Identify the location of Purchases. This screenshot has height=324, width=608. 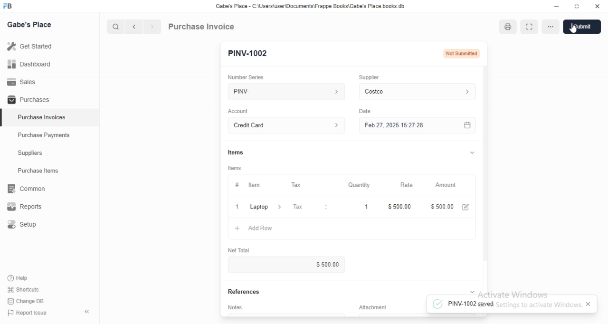
(49, 99).